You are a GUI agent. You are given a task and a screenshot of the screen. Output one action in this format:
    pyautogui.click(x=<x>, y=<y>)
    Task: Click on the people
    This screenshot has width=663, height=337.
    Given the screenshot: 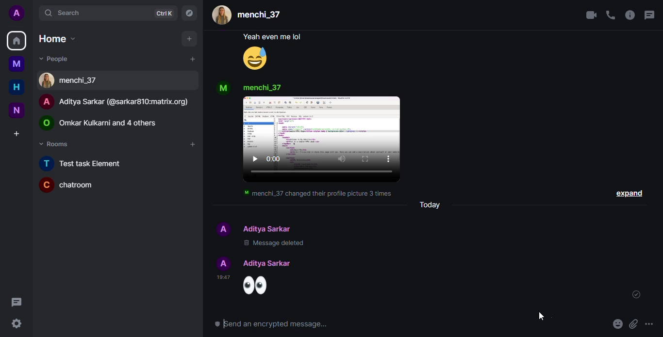 What is the action you would take?
    pyautogui.click(x=270, y=263)
    